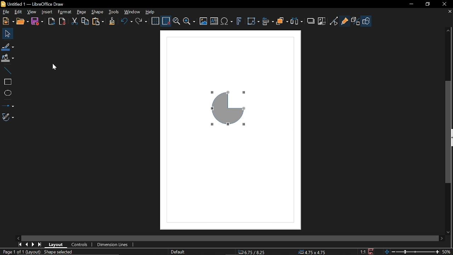  Describe the element at coordinates (268, 22) in the screenshot. I see `Align` at that location.